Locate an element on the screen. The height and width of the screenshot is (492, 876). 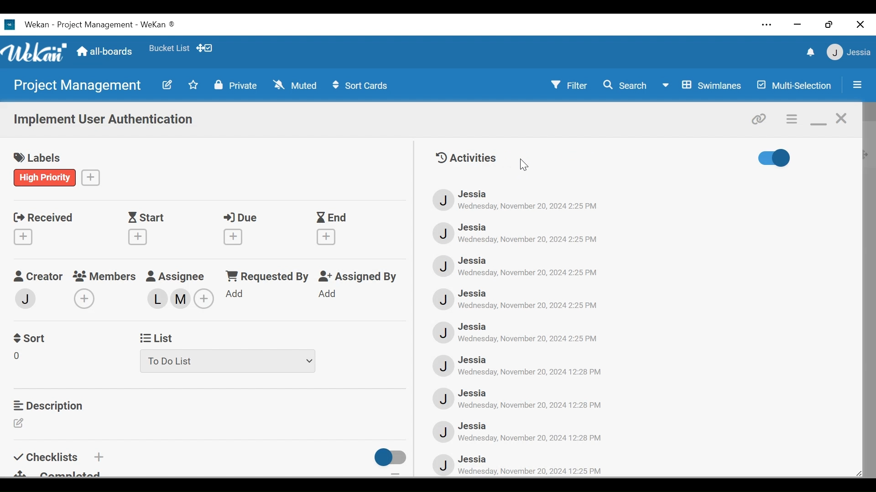
Member Name is located at coordinates (474, 425).